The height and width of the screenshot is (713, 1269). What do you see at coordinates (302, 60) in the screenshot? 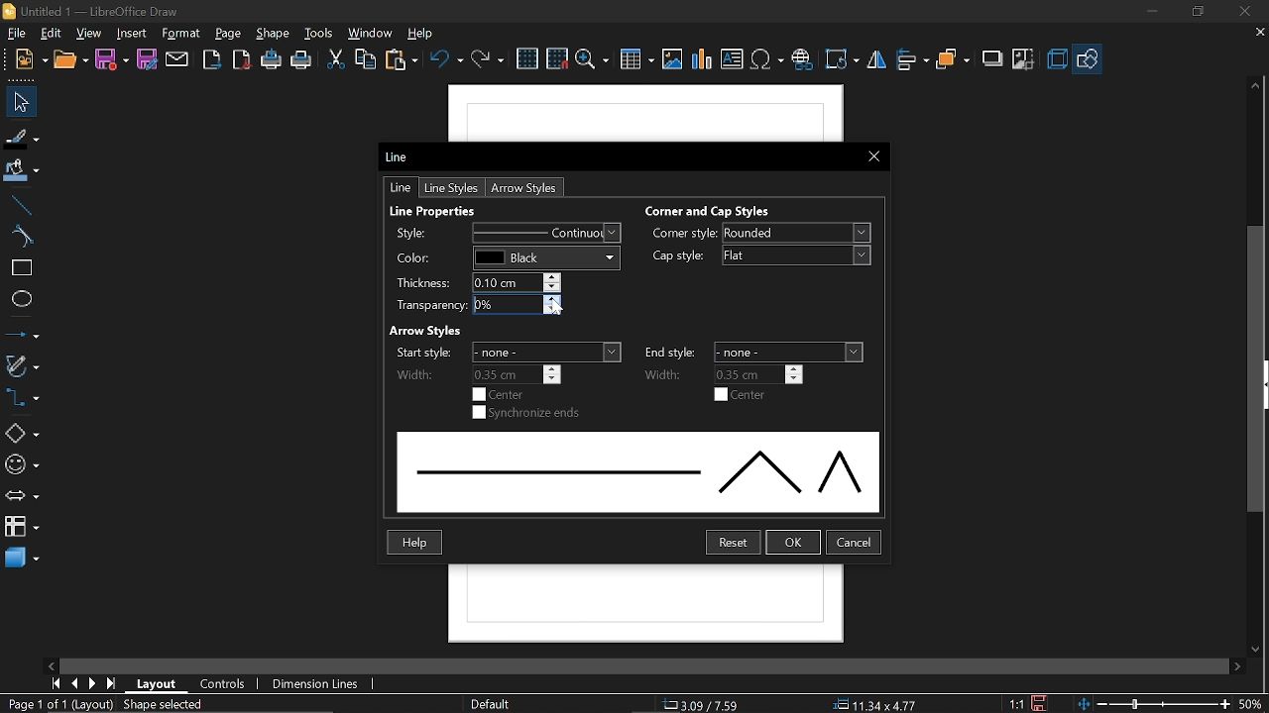
I see `Print` at bounding box center [302, 60].